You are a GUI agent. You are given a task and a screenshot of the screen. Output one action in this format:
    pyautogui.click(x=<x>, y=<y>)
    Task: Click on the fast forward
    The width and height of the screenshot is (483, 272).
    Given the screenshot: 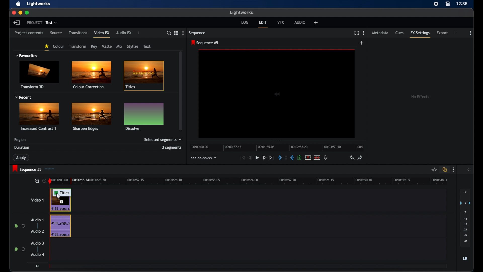 What is the action you would take?
    pyautogui.click(x=264, y=157)
    